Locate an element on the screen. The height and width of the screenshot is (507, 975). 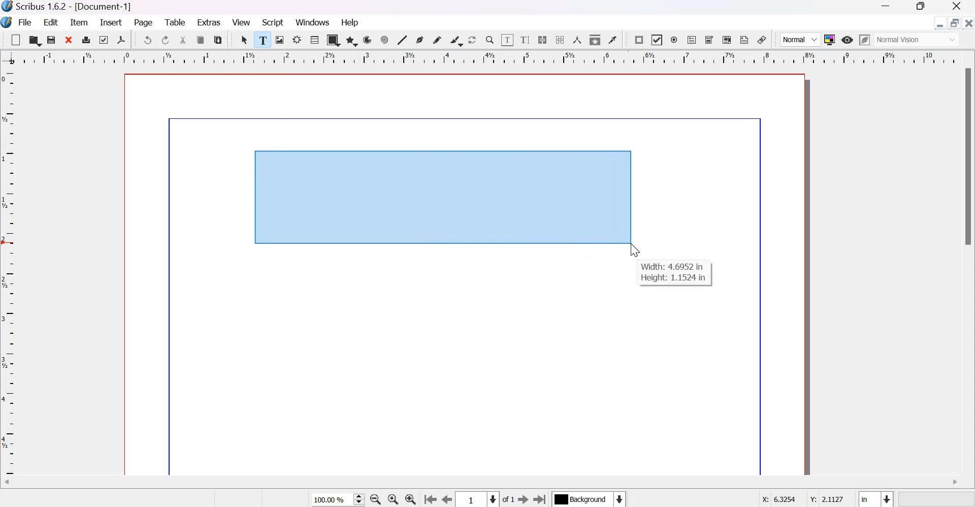
Scroll left is located at coordinates (15, 484).